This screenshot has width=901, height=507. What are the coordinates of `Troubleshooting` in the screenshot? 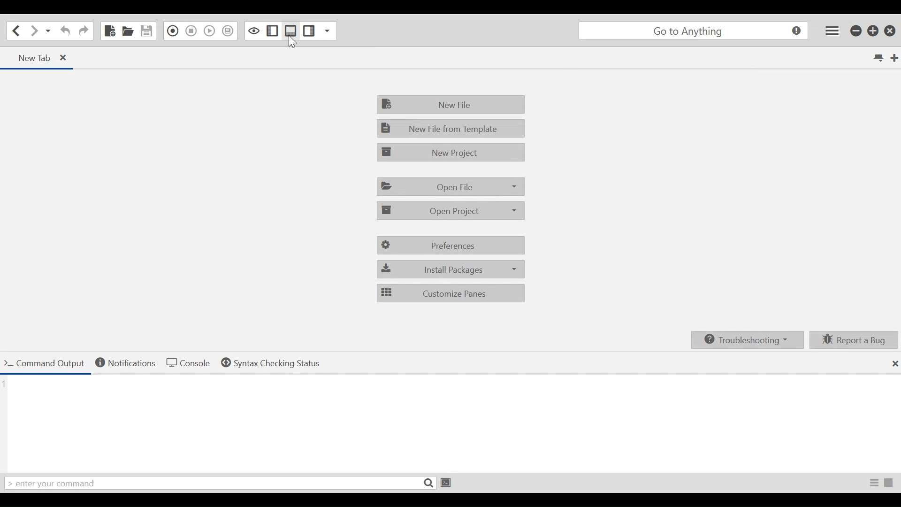 It's located at (748, 340).